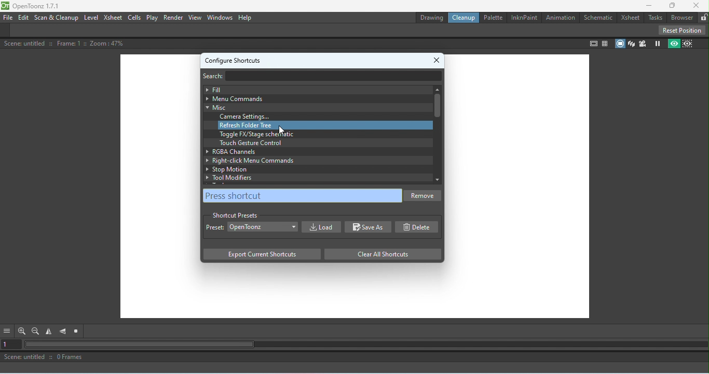  What do you see at coordinates (235, 214) in the screenshot?
I see `Shortcut presets` at bounding box center [235, 214].